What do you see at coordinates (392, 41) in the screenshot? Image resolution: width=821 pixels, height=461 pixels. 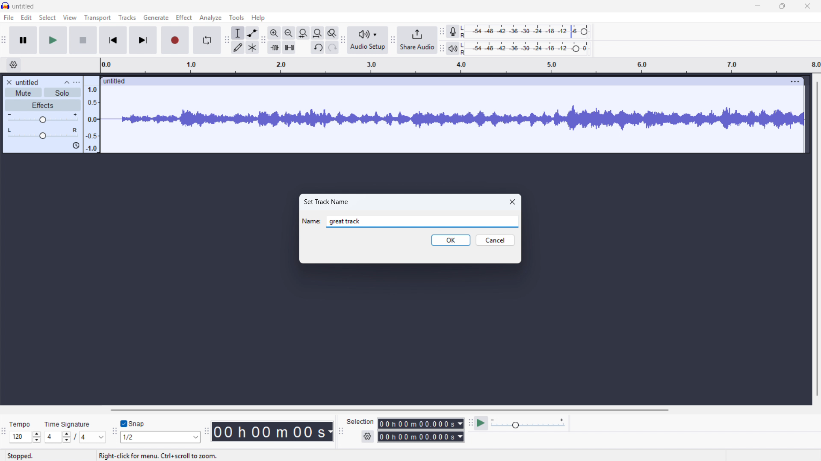 I see `Share audio toolbar ` at bounding box center [392, 41].